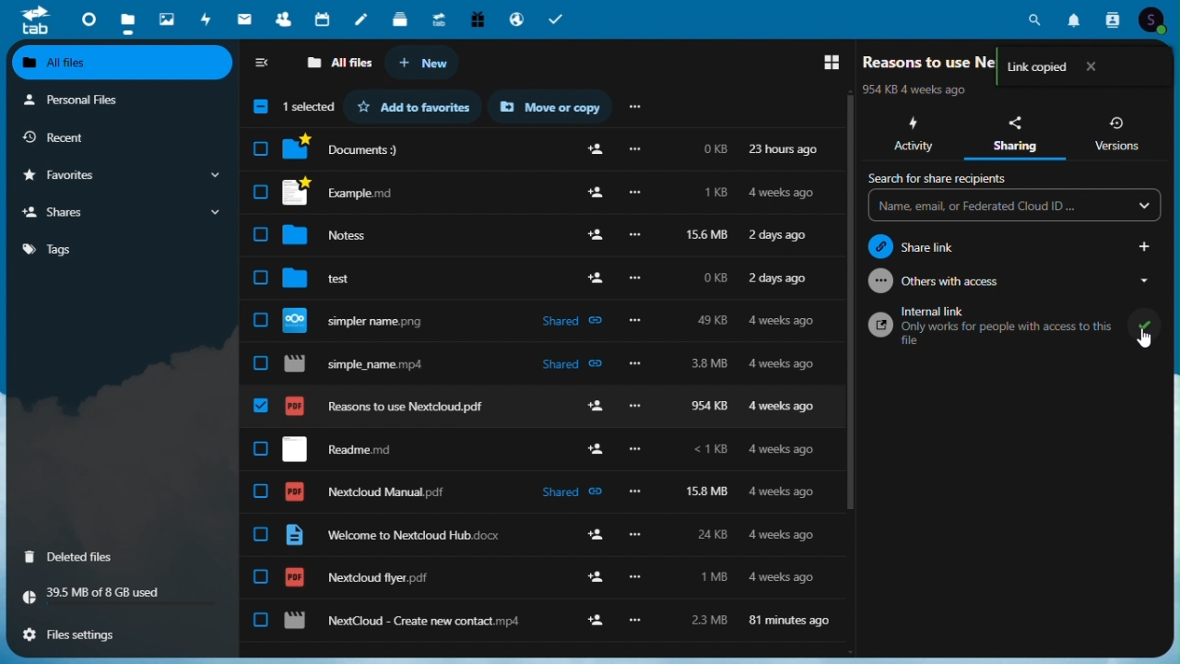 Image resolution: width=1180 pixels, height=664 pixels. I want to click on cursor, so click(1146, 340).